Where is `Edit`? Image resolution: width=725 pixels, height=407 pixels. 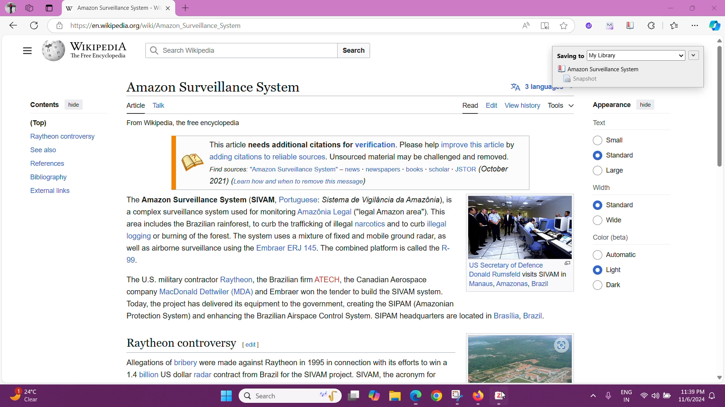
Edit is located at coordinates (492, 105).